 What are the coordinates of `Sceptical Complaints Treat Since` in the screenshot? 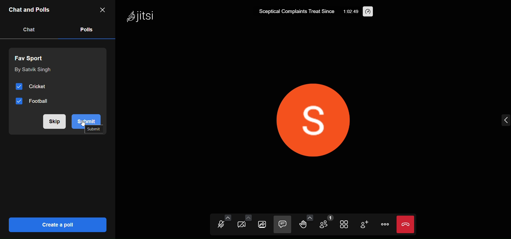 It's located at (296, 13).